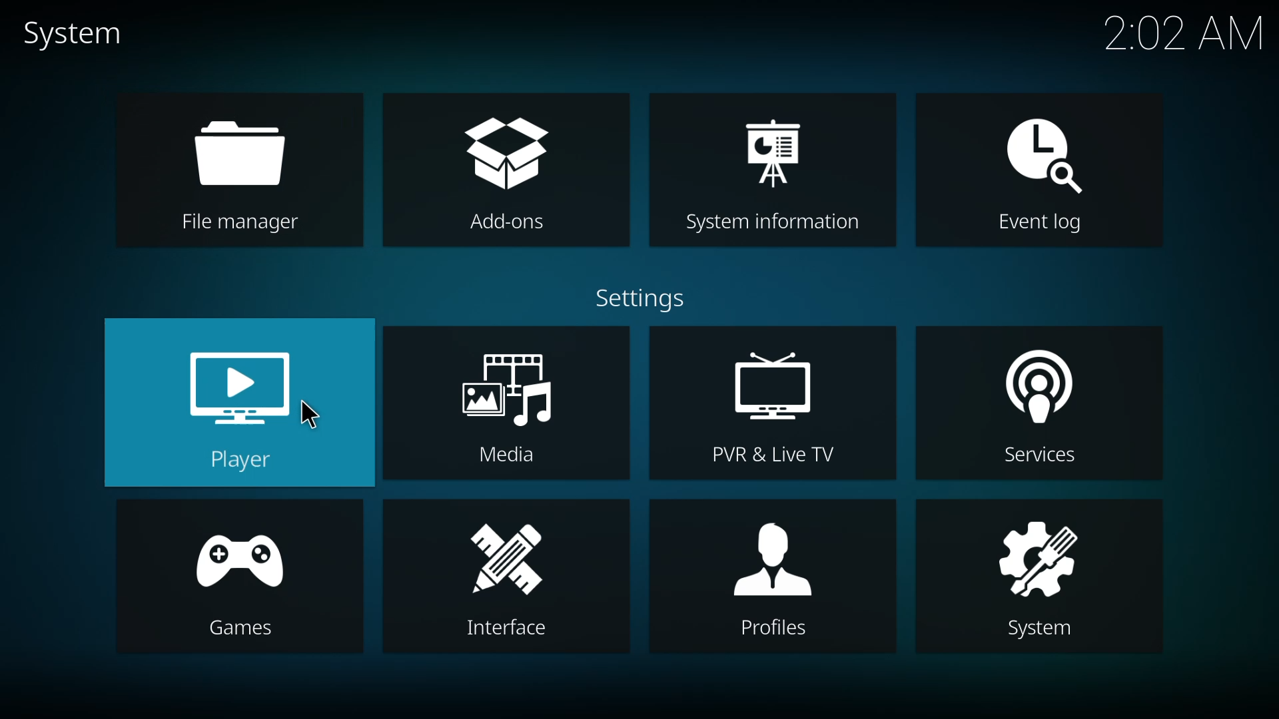 The width and height of the screenshot is (1279, 719). I want to click on file manager, so click(242, 171).